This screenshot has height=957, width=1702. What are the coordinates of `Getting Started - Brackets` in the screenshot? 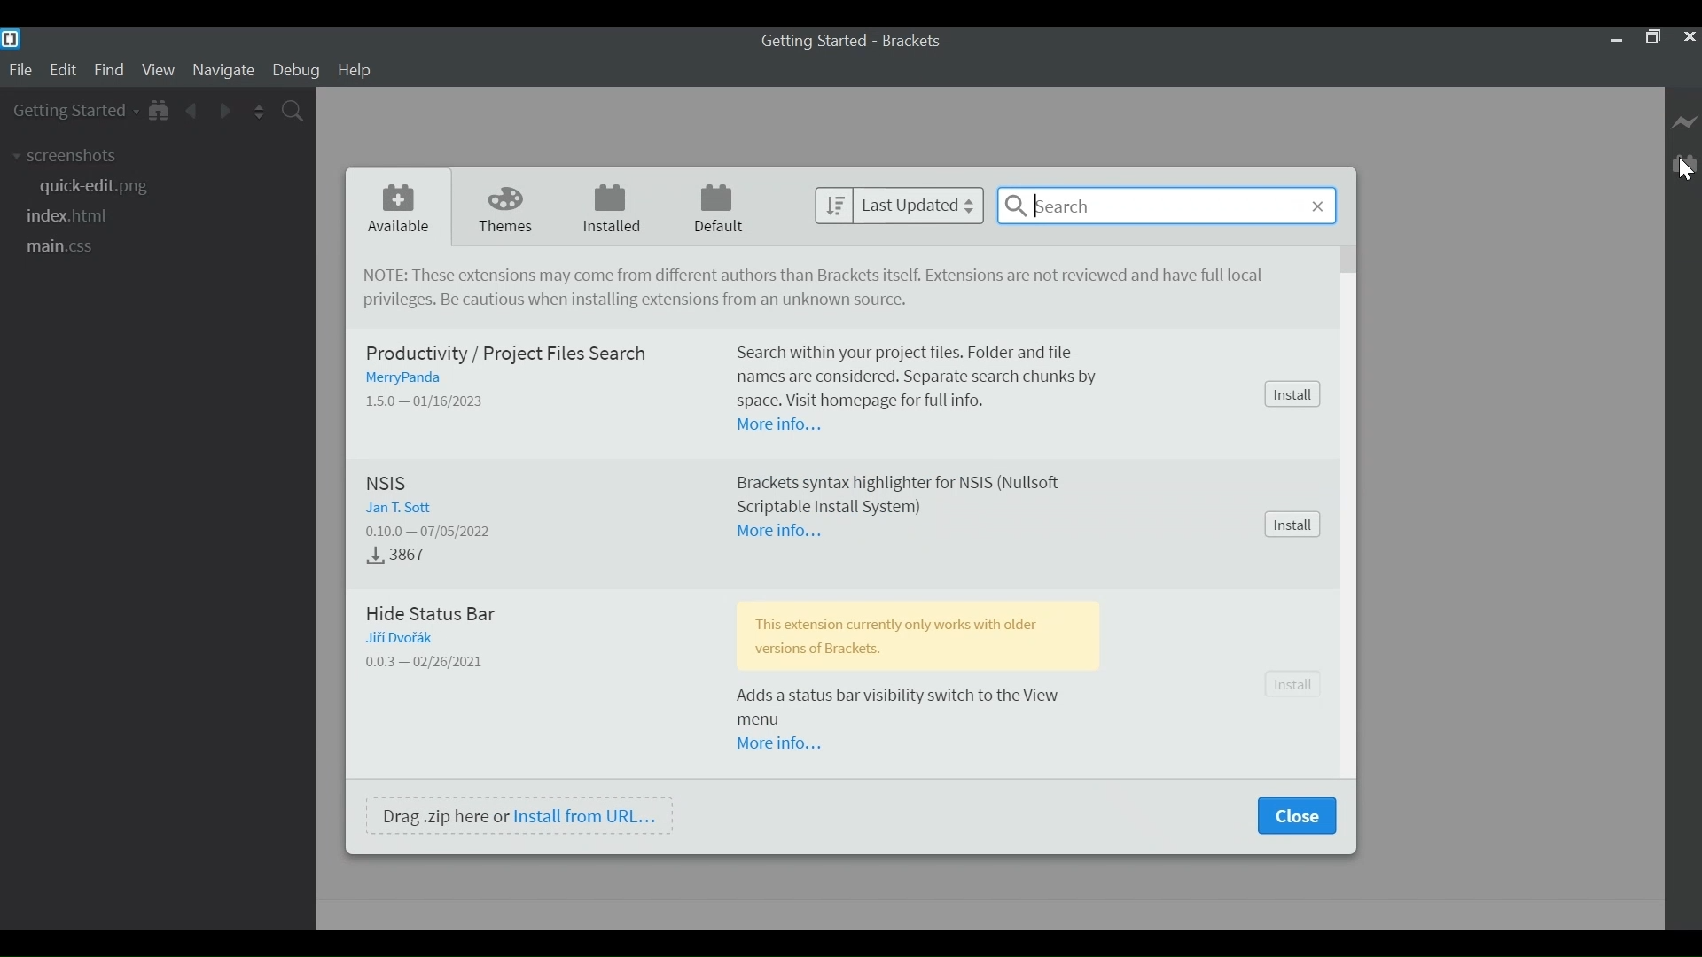 It's located at (815, 42).